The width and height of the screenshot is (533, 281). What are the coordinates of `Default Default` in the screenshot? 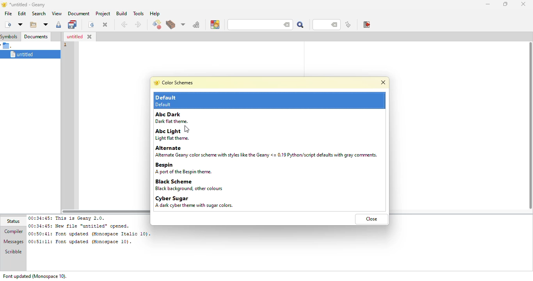 It's located at (184, 101).